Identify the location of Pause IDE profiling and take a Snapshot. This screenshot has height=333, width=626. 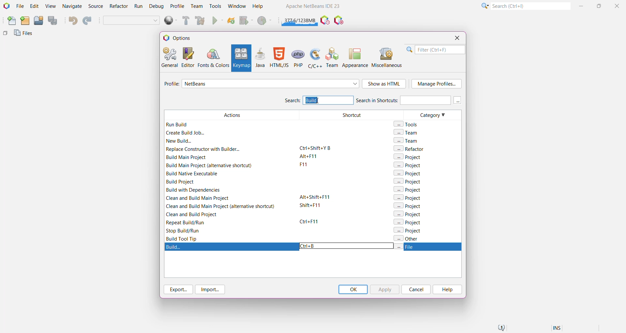
(325, 21).